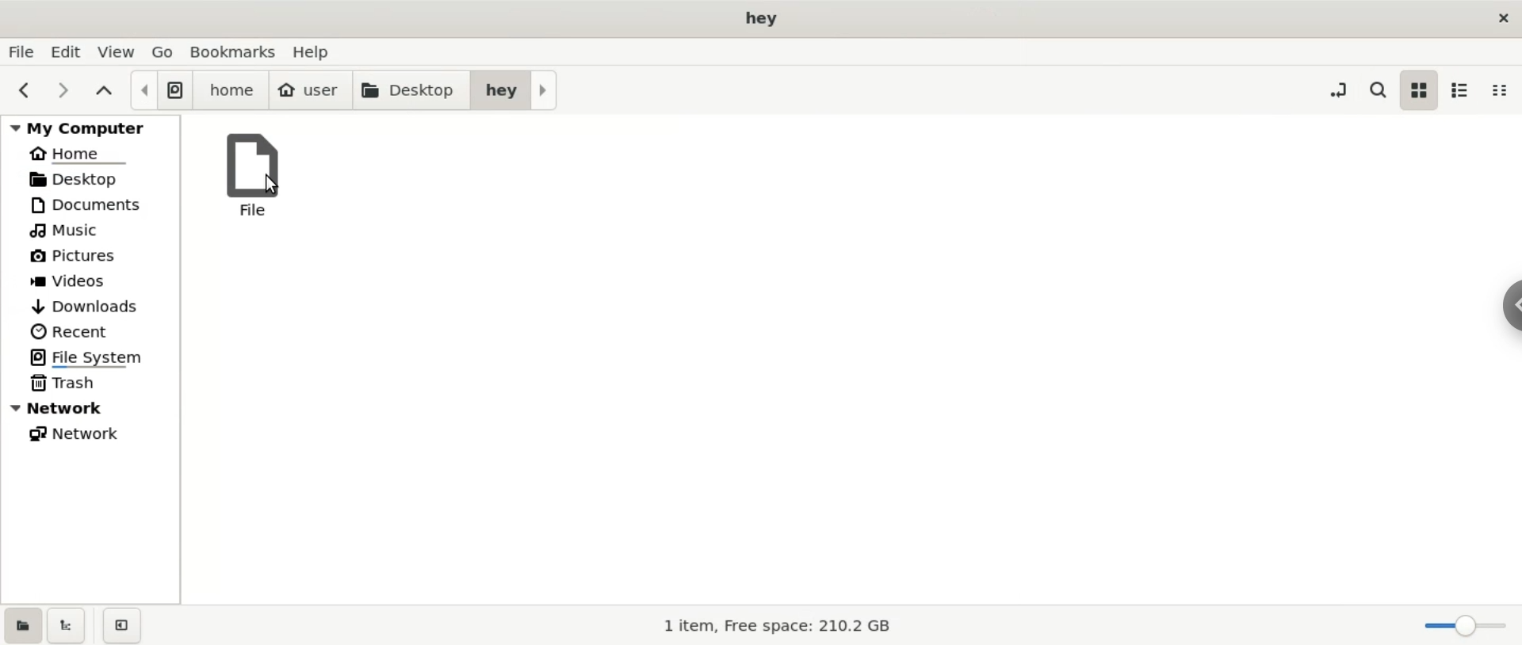 This screenshot has height=645, width=1522. What do you see at coordinates (1376, 87) in the screenshot?
I see `search` at bounding box center [1376, 87].